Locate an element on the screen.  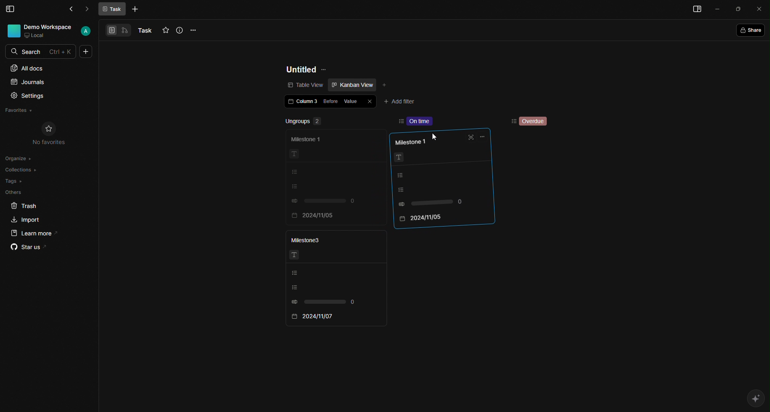
Add is located at coordinates (386, 84).